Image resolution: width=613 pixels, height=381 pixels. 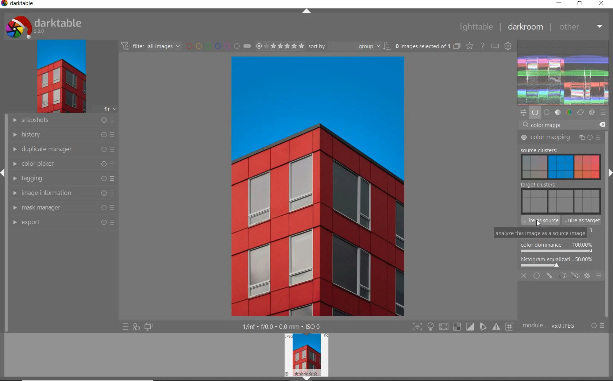 I want to click on image information, so click(x=63, y=193).